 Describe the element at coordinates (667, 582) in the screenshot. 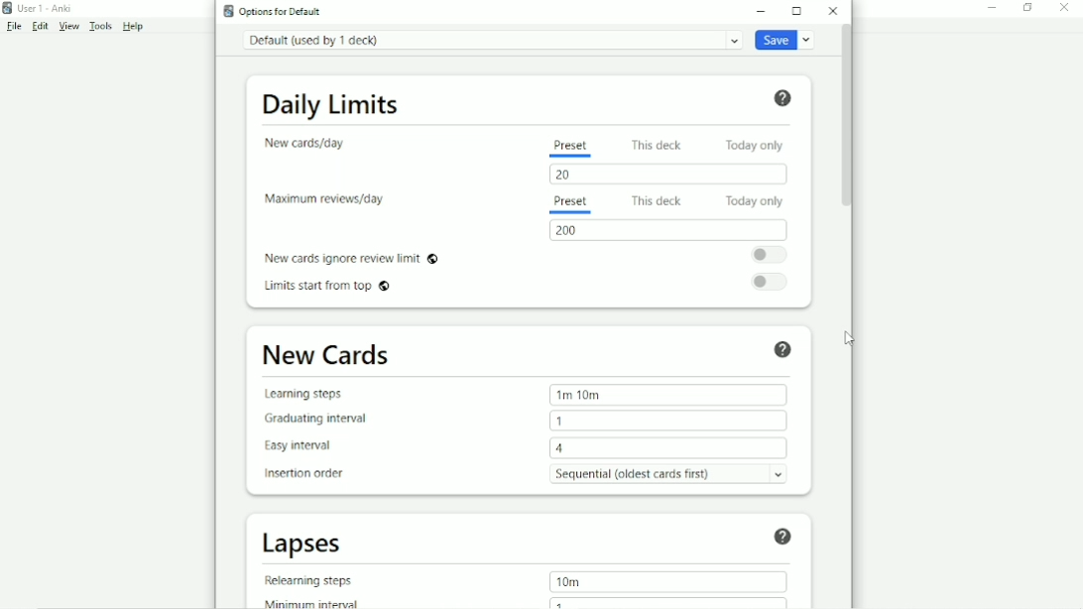

I see `10m` at that location.